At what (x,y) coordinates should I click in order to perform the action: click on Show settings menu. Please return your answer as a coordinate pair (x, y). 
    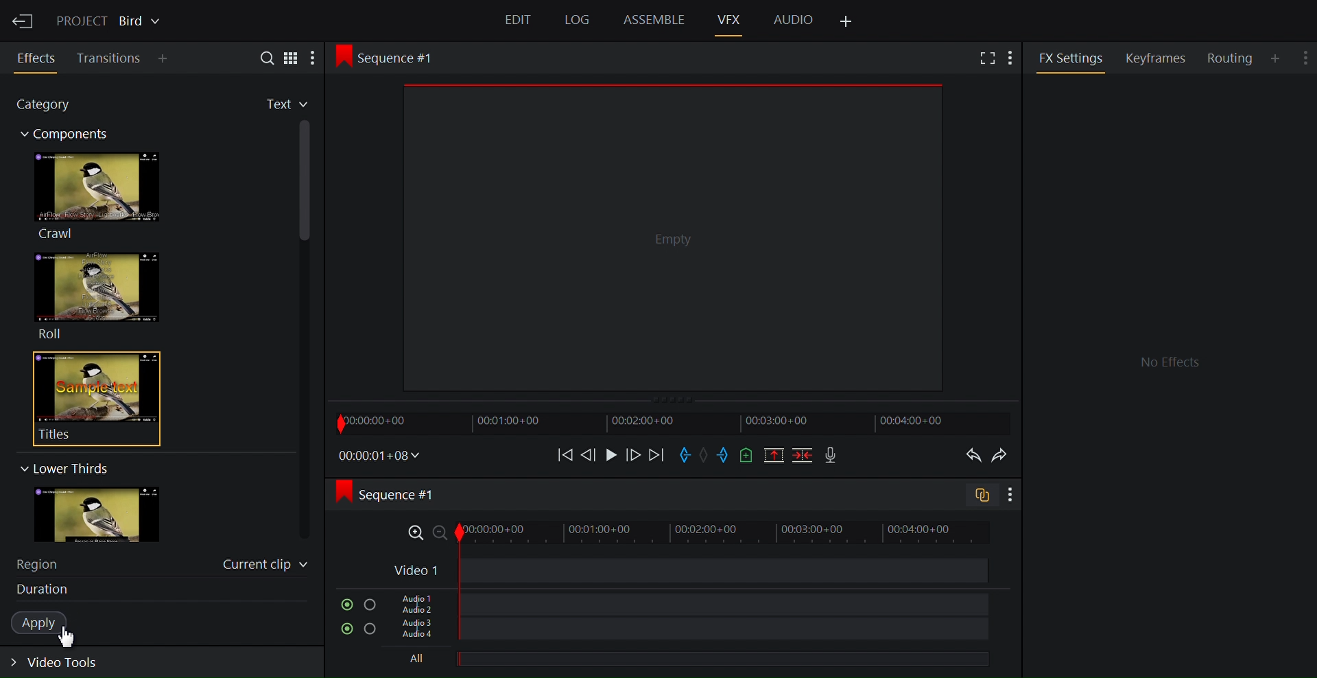
    Looking at the image, I should click on (1009, 495).